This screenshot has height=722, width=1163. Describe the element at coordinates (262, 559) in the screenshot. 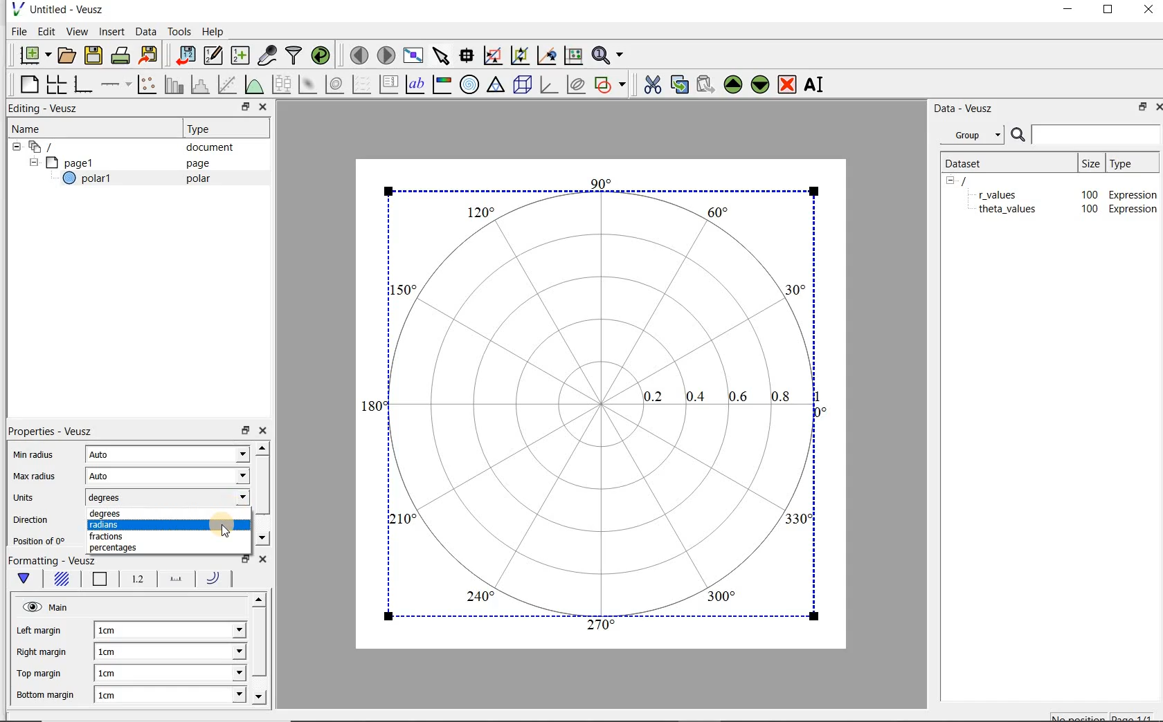

I see `close` at that location.